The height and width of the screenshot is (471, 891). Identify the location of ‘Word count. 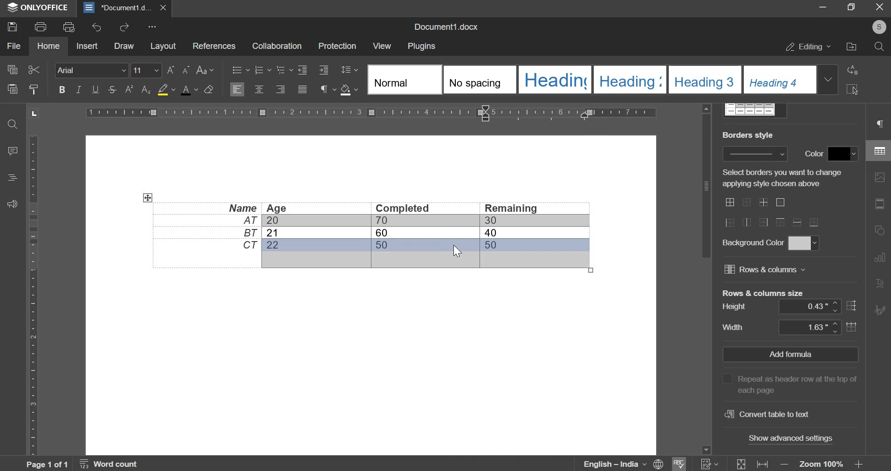
(116, 464).